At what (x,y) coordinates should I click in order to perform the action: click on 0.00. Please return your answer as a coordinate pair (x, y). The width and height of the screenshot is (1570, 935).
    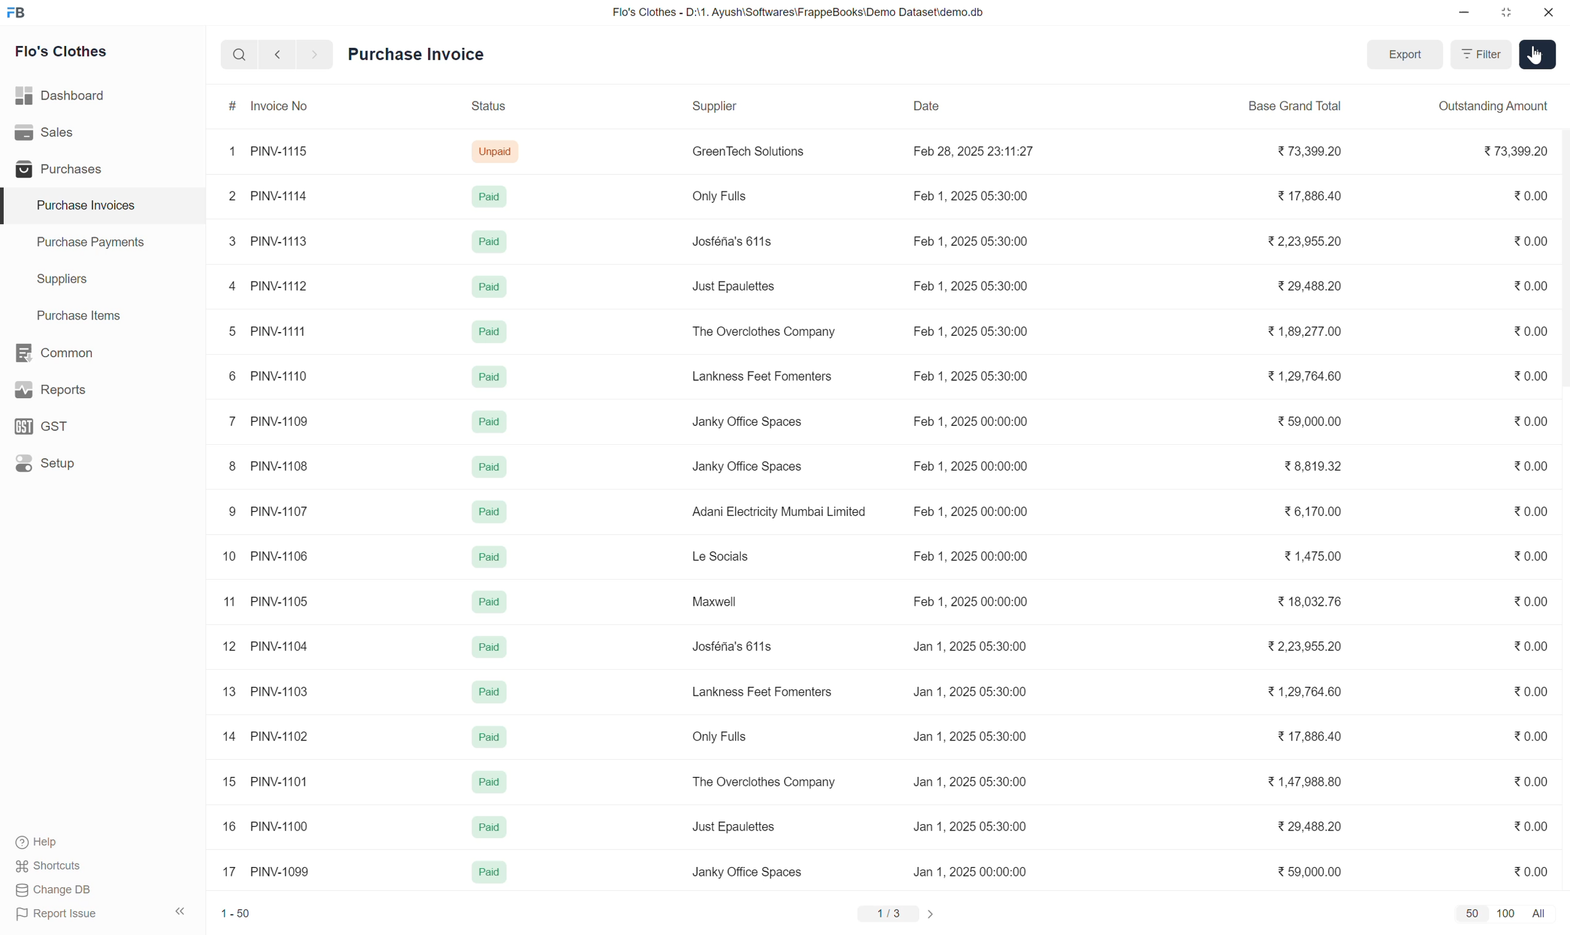
    Looking at the image, I should click on (1531, 600).